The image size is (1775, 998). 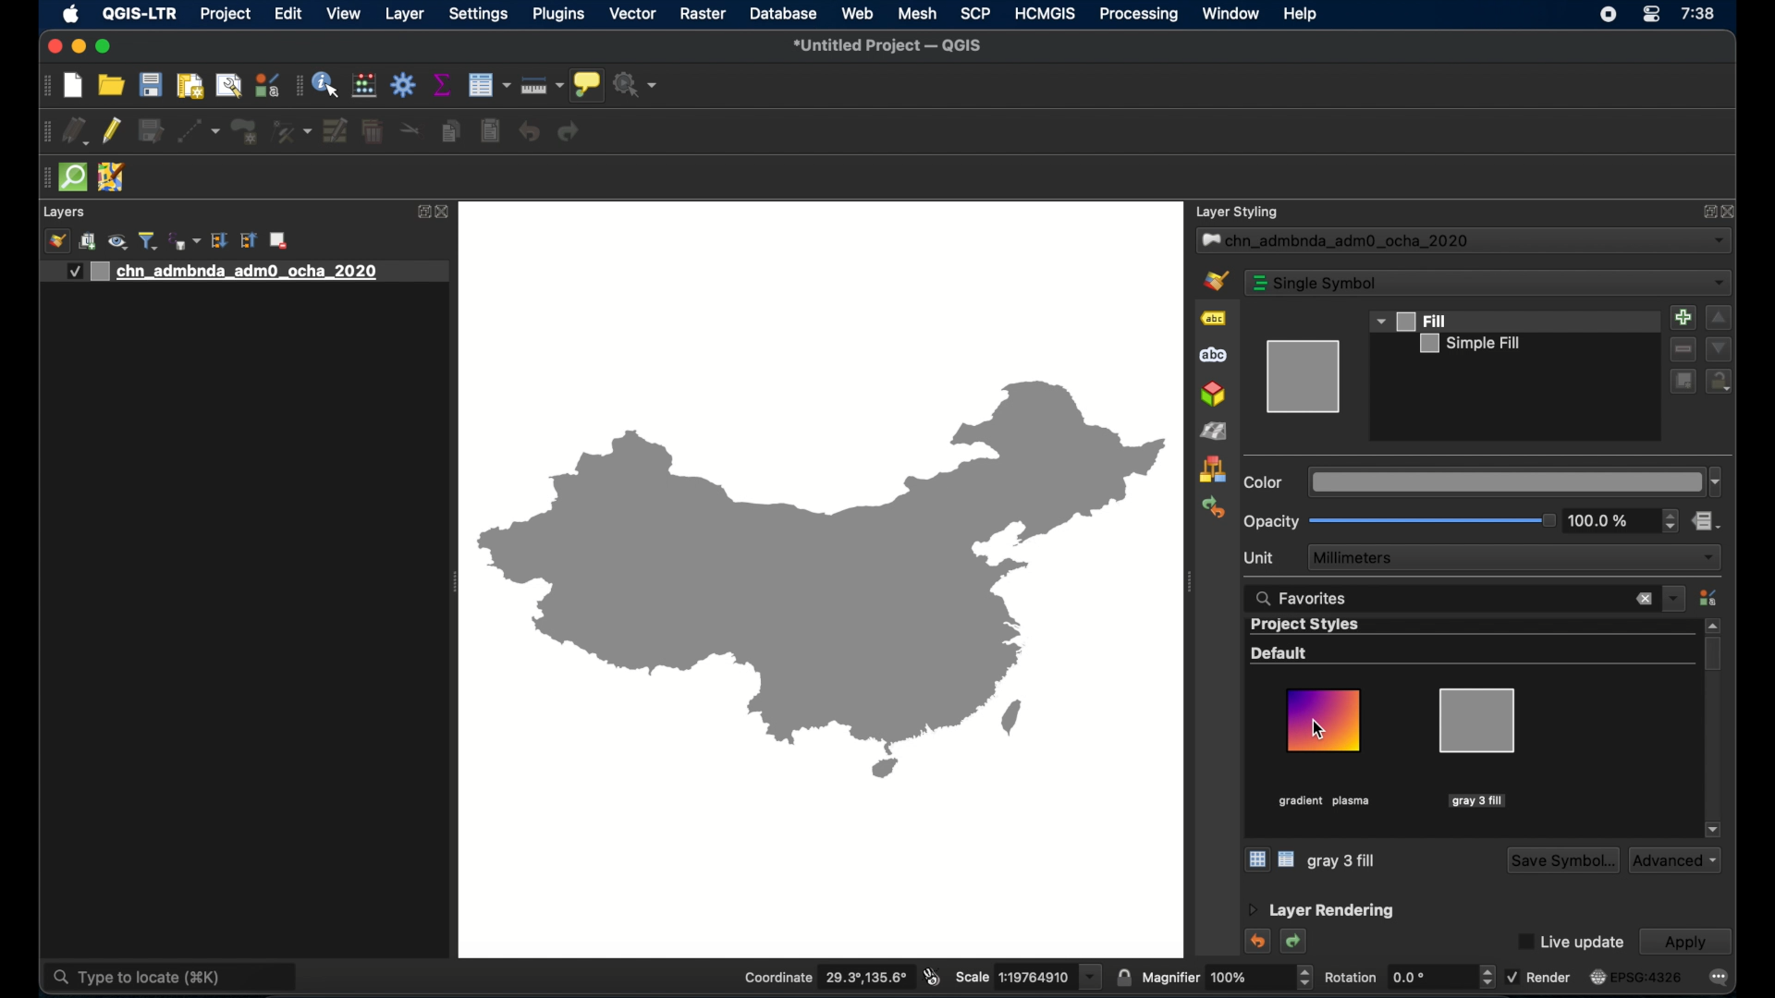 What do you see at coordinates (1026, 976) in the screenshot?
I see `scale` at bounding box center [1026, 976].